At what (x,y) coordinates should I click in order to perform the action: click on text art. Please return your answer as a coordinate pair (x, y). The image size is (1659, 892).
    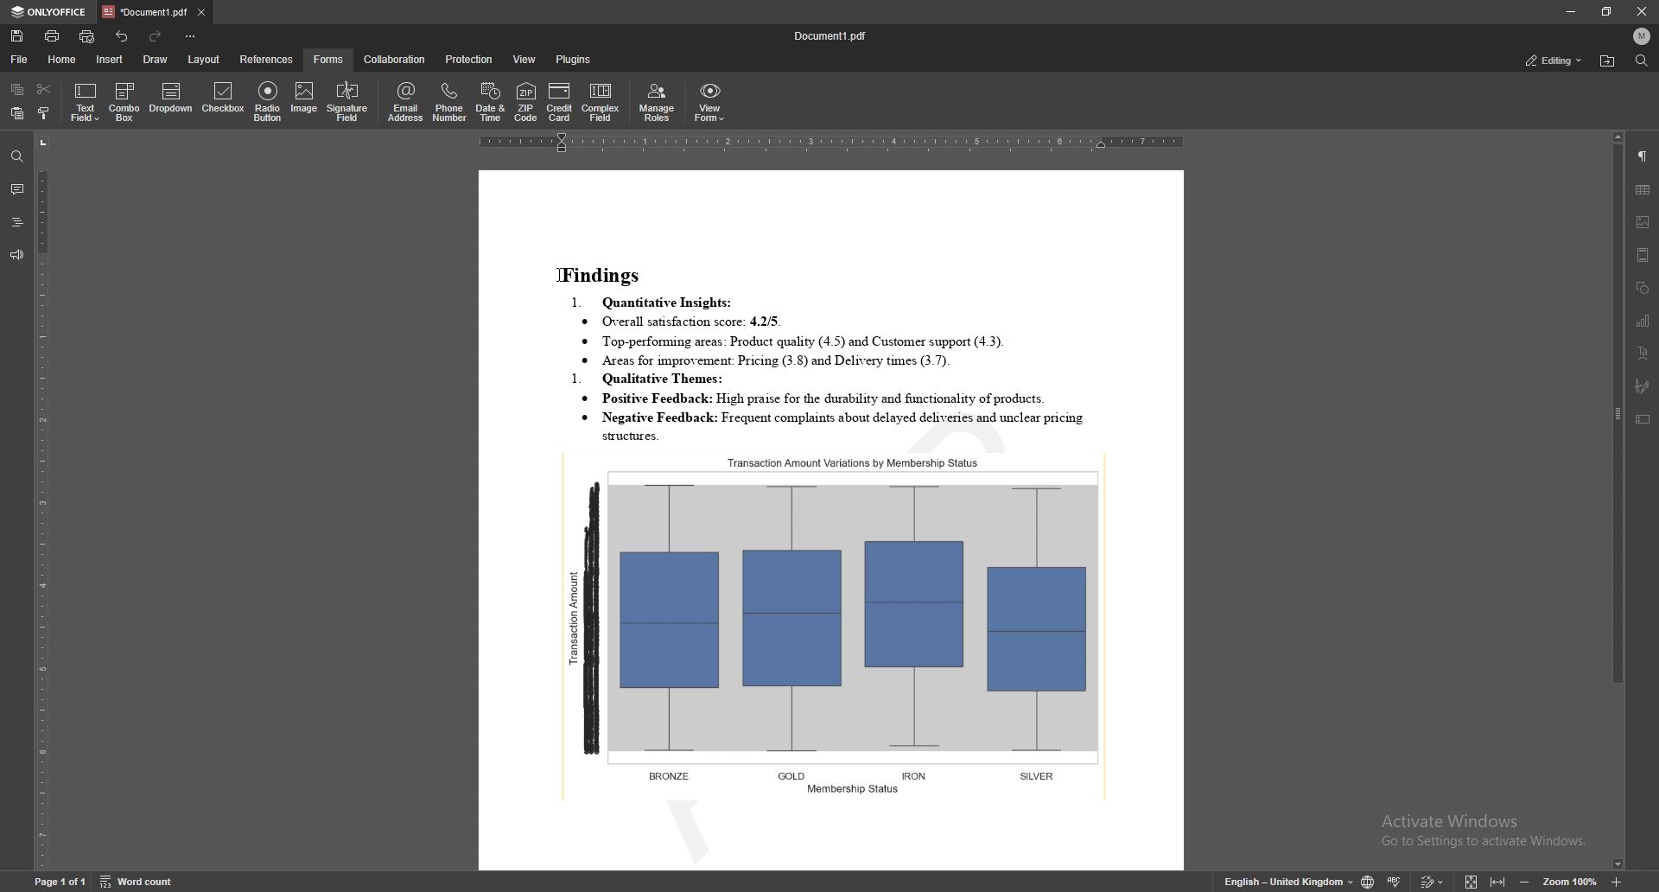
    Looking at the image, I should click on (1643, 354).